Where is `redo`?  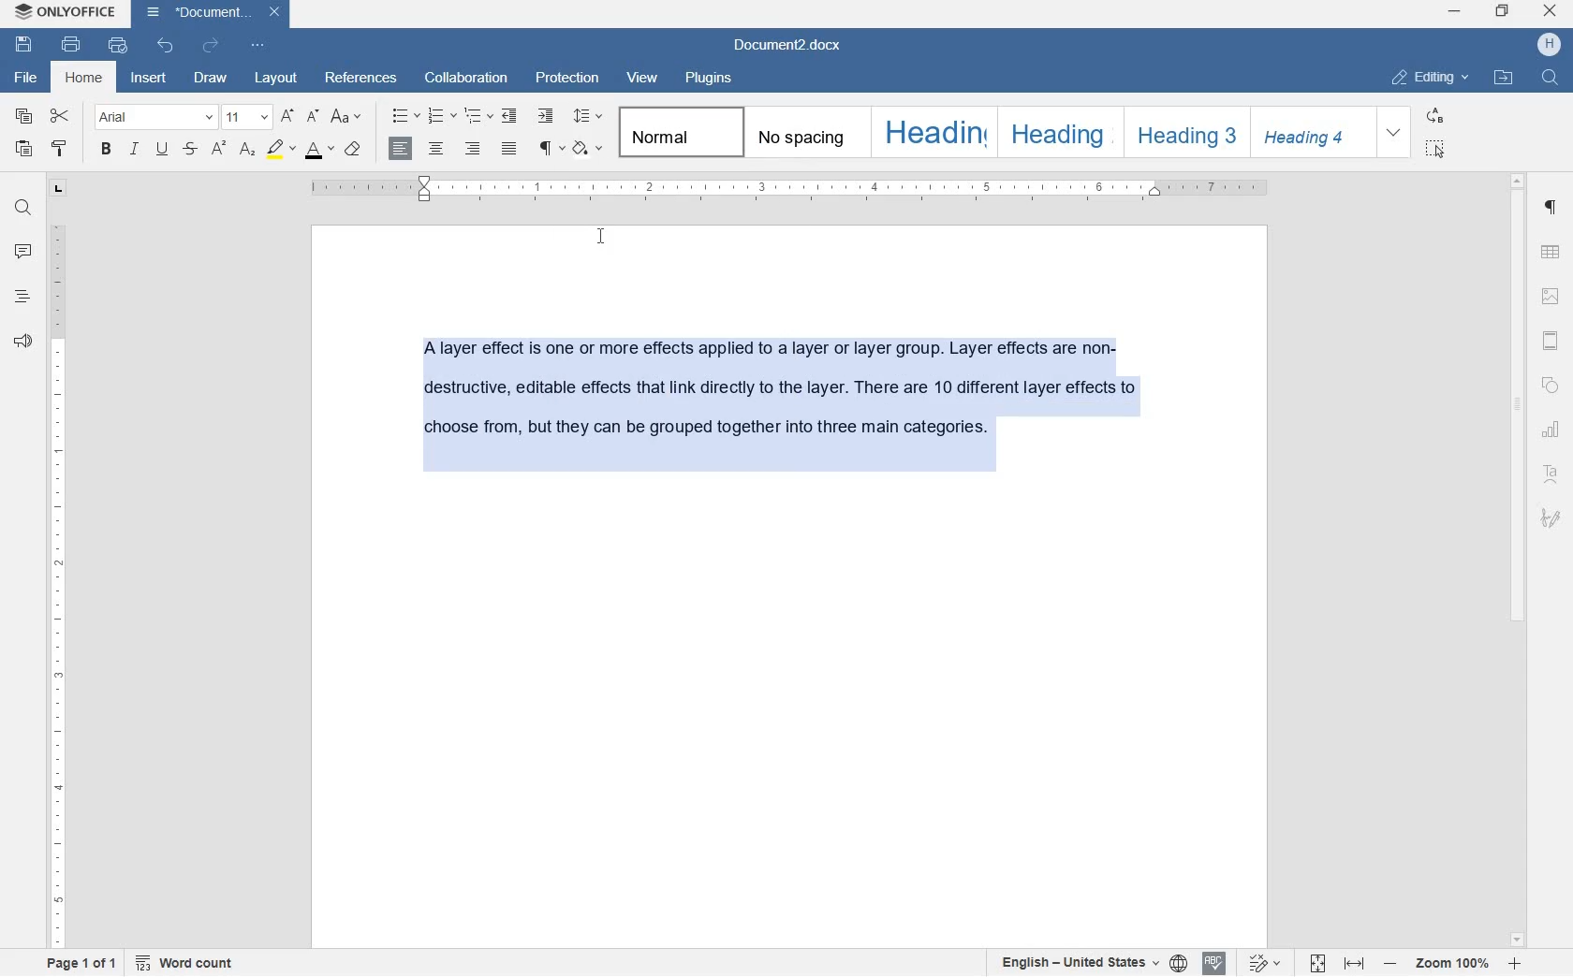
redo is located at coordinates (207, 47).